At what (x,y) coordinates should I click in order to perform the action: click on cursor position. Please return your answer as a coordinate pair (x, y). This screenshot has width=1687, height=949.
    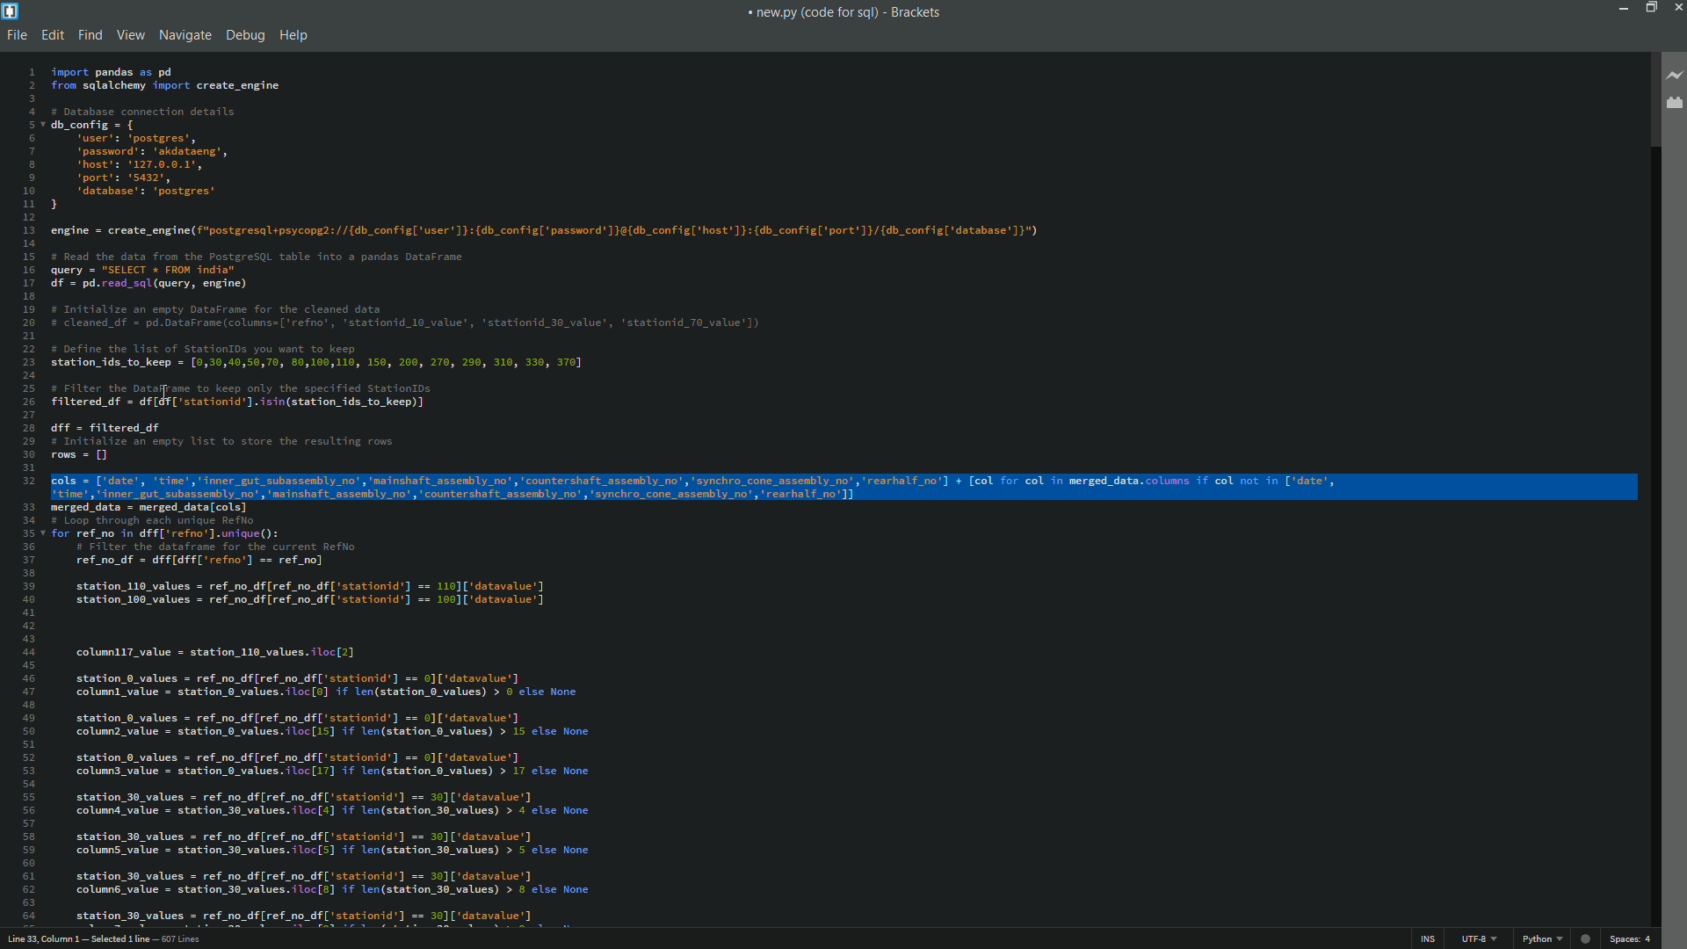
    Looking at the image, I should click on (114, 939).